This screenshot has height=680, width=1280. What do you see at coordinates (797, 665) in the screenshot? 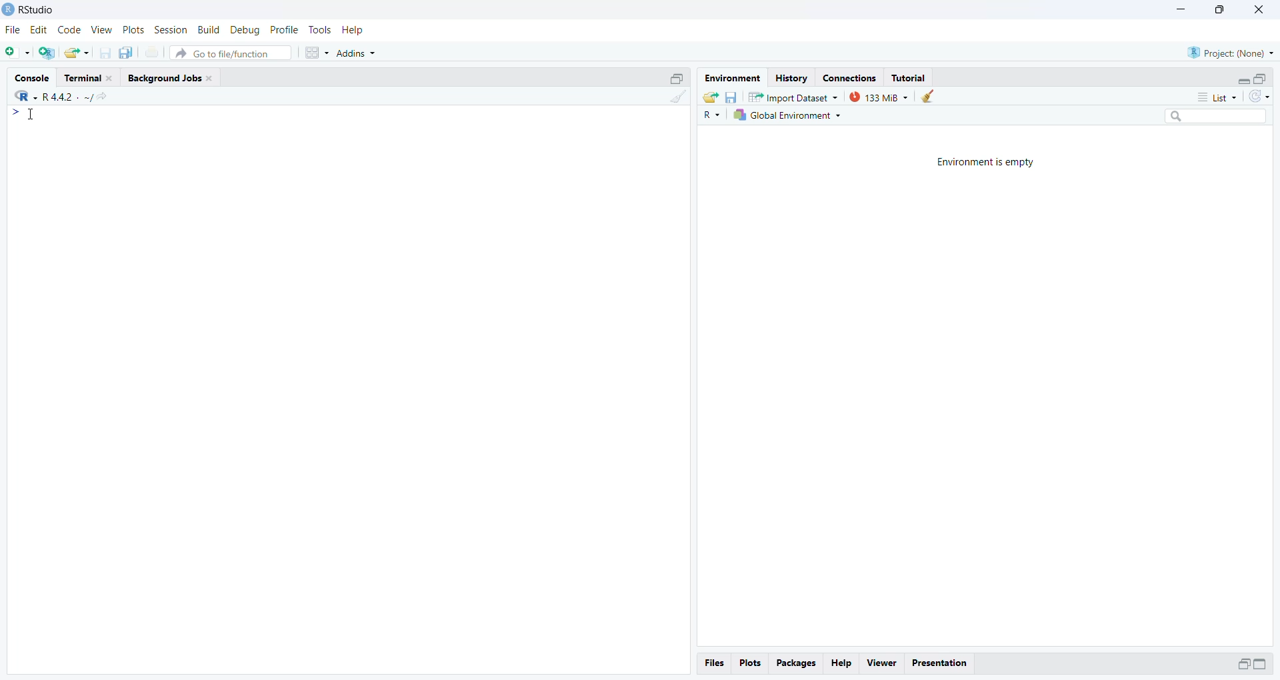
I see `Packages` at bounding box center [797, 665].